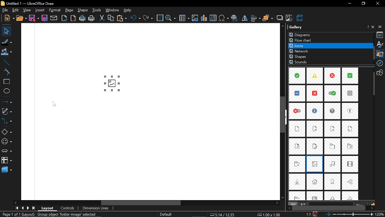  Describe the element at coordinates (5, 92) in the screenshot. I see `ellipse` at that location.